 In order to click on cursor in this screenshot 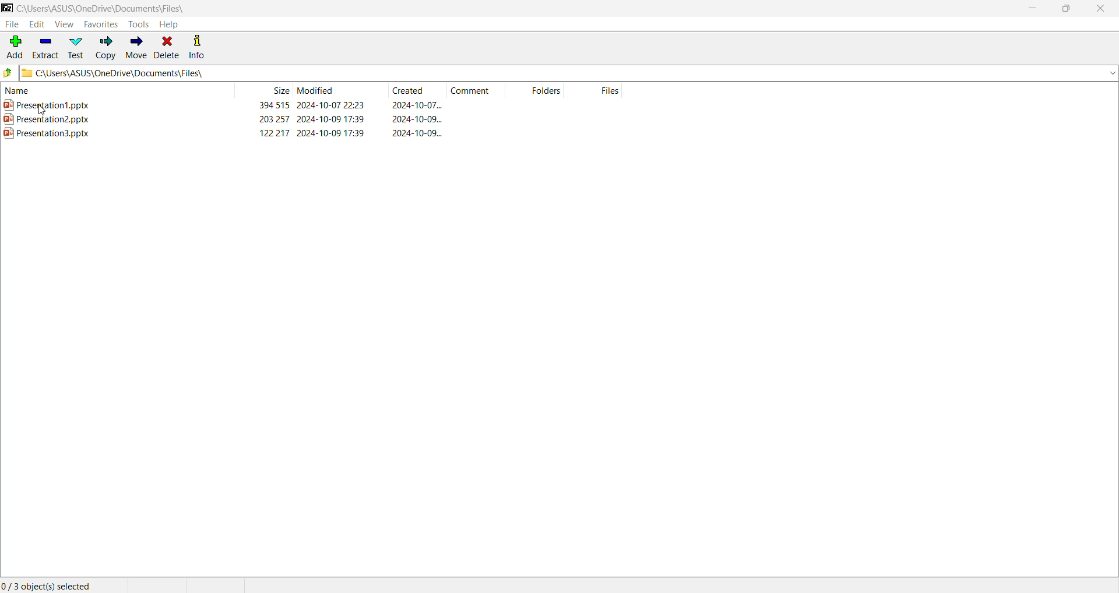, I will do `click(44, 112)`.